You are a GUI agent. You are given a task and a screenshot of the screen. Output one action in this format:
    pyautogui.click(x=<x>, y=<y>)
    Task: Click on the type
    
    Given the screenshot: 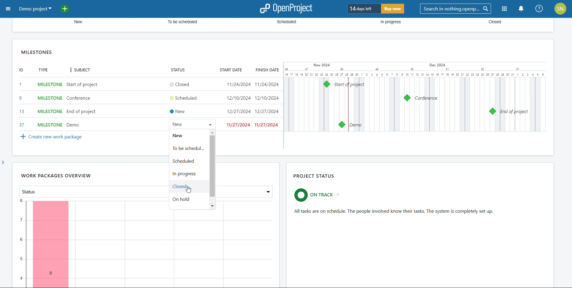 What is the action you would take?
    pyautogui.click(x=43, y=70)
    